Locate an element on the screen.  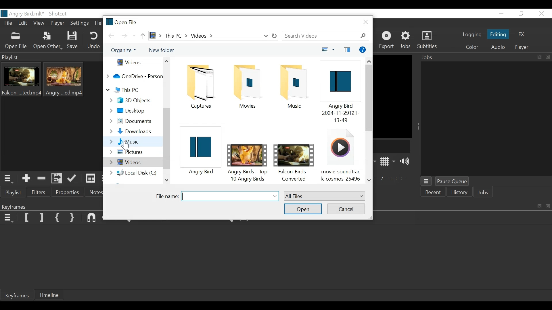
File is located at coordinates (294, 85).